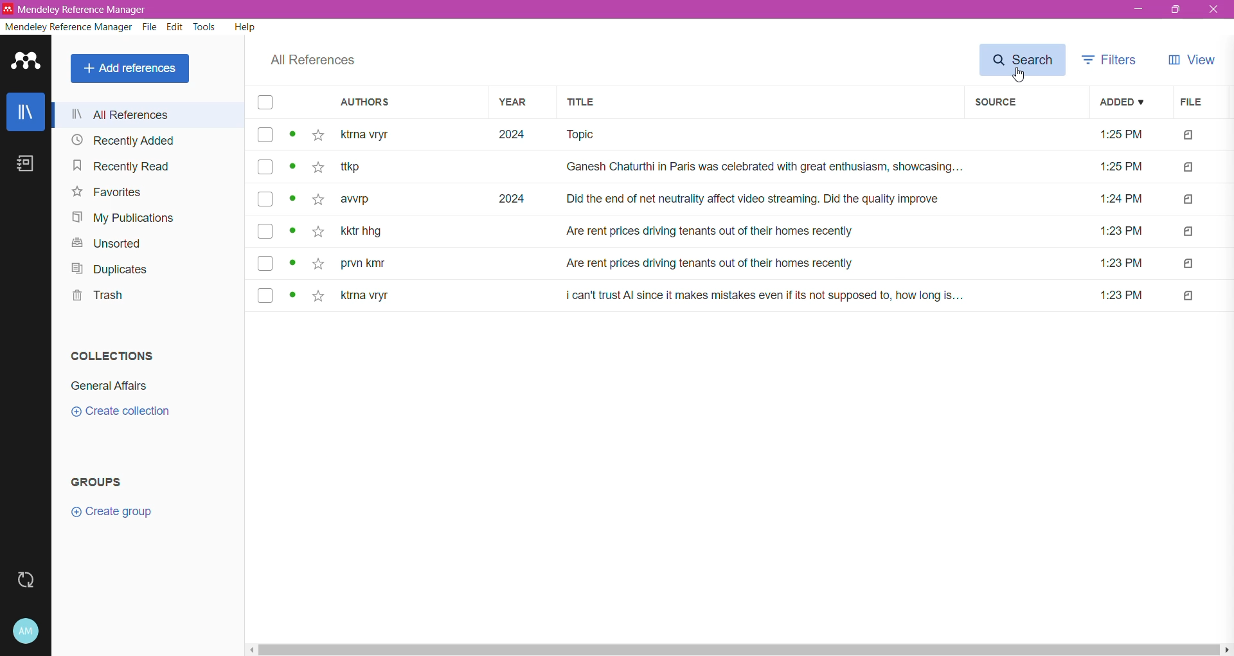 Image resolution: width=1234 pixels, height=656 pixels. I want to click on Close, so click(1214, 10).